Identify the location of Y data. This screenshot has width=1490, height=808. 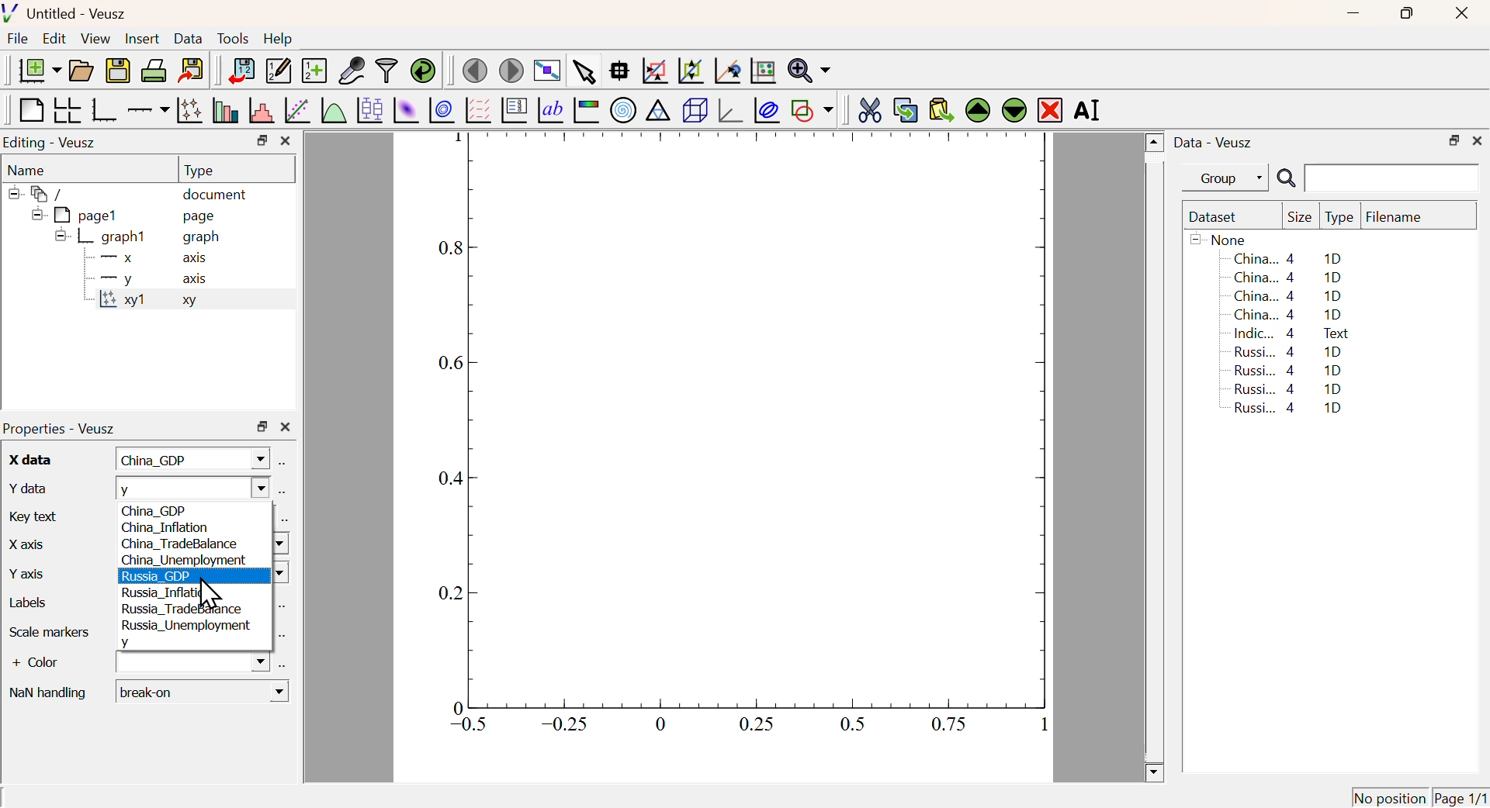
(26, 486).